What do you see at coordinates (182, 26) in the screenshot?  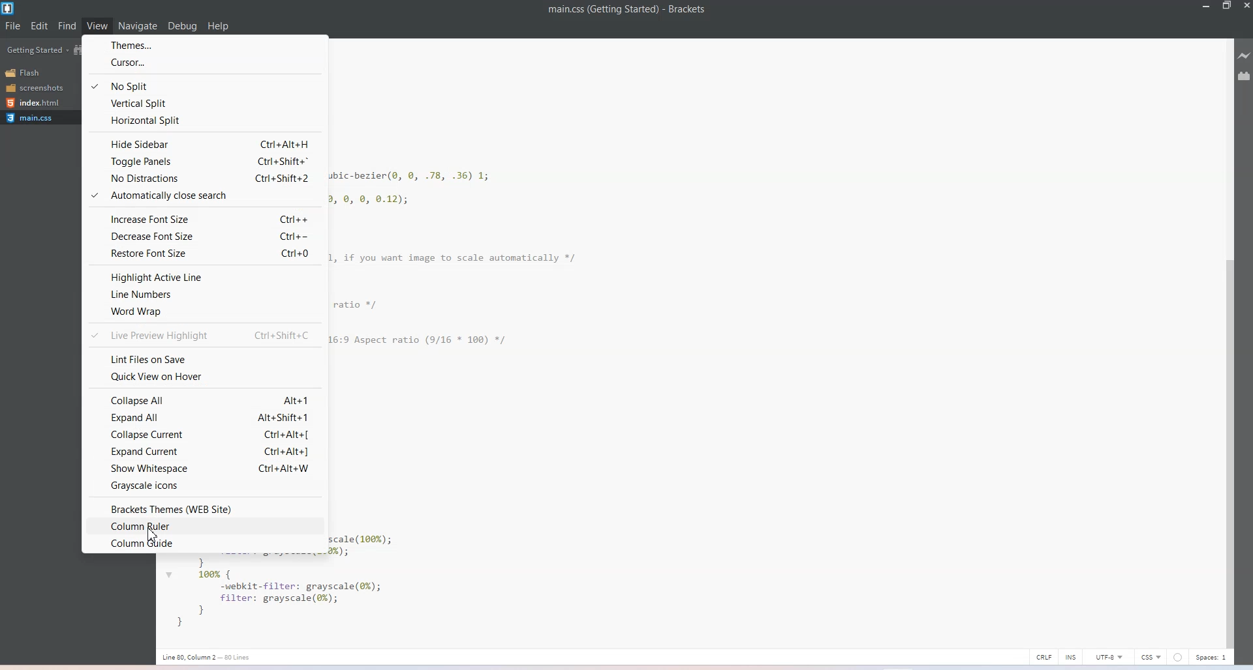 I see `Debug` at bounding box center [182, 26].